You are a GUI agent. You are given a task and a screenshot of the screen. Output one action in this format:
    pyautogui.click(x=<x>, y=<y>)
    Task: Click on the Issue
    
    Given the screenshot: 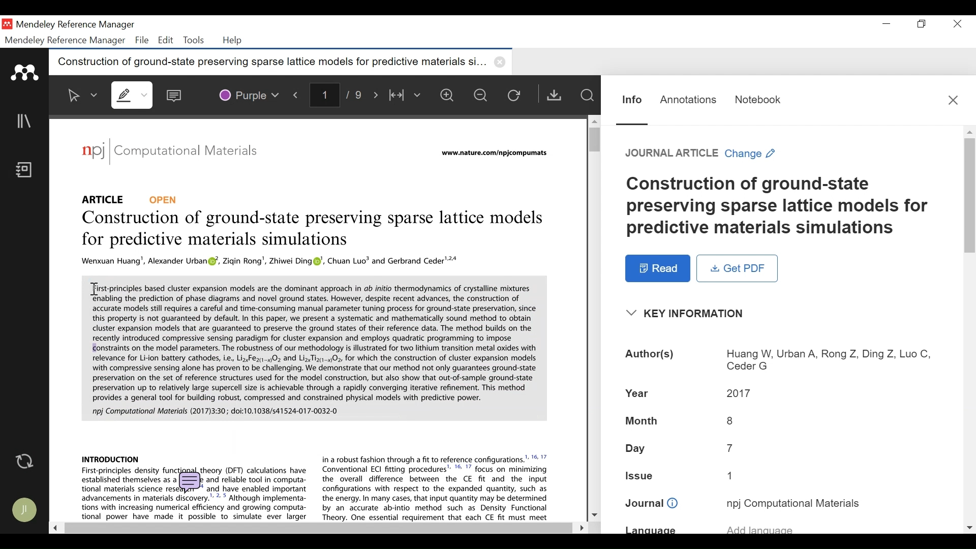 What is the action you would take?
    pyautogui.click(x=640, y=474)
    